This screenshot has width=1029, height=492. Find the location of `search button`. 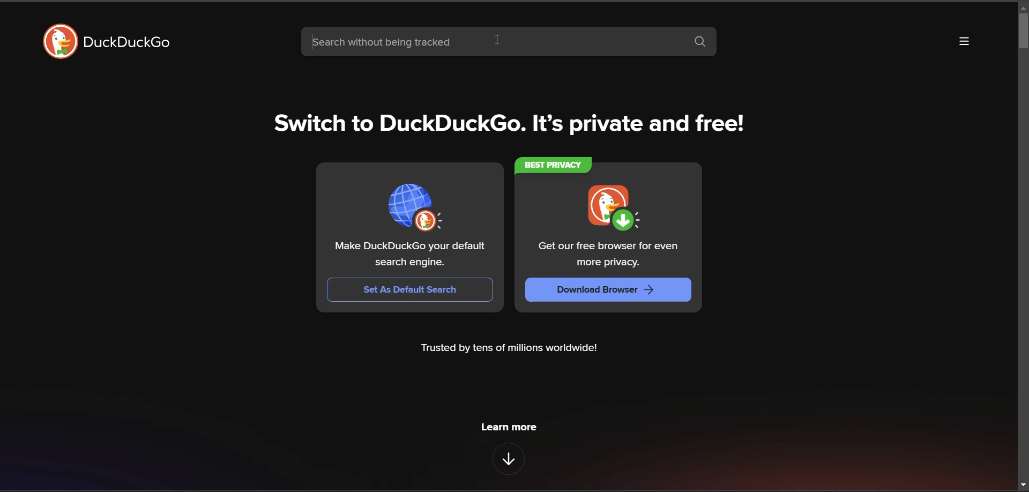

search button is located at coordinates (701, 43).